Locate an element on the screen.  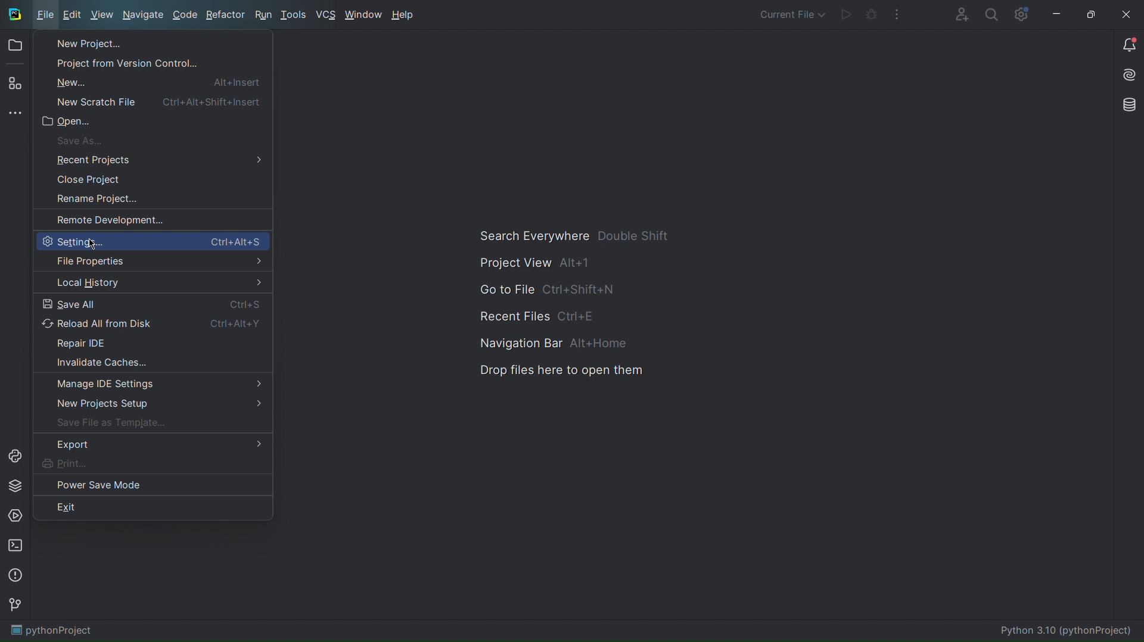
Help is located at coordinates (403, 16).